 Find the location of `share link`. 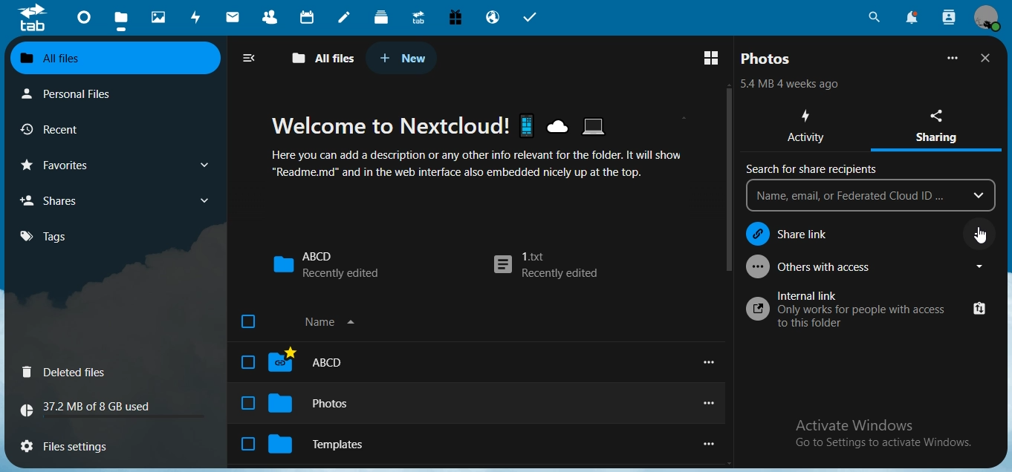

share link is located at coordinates (869, 235).